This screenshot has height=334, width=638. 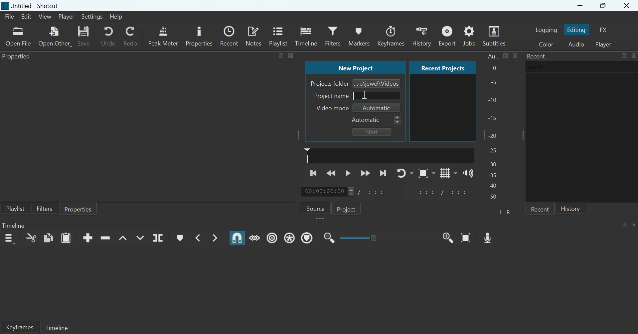 I want to click on Overwrite, so click(x=140, y=238).